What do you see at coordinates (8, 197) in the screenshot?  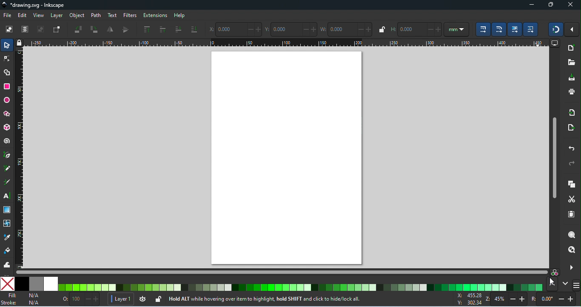 I see `text` at bounding box center [8, 197].